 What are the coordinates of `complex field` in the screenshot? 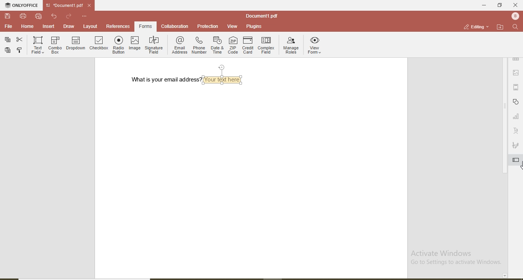 It's located at (268, 45).